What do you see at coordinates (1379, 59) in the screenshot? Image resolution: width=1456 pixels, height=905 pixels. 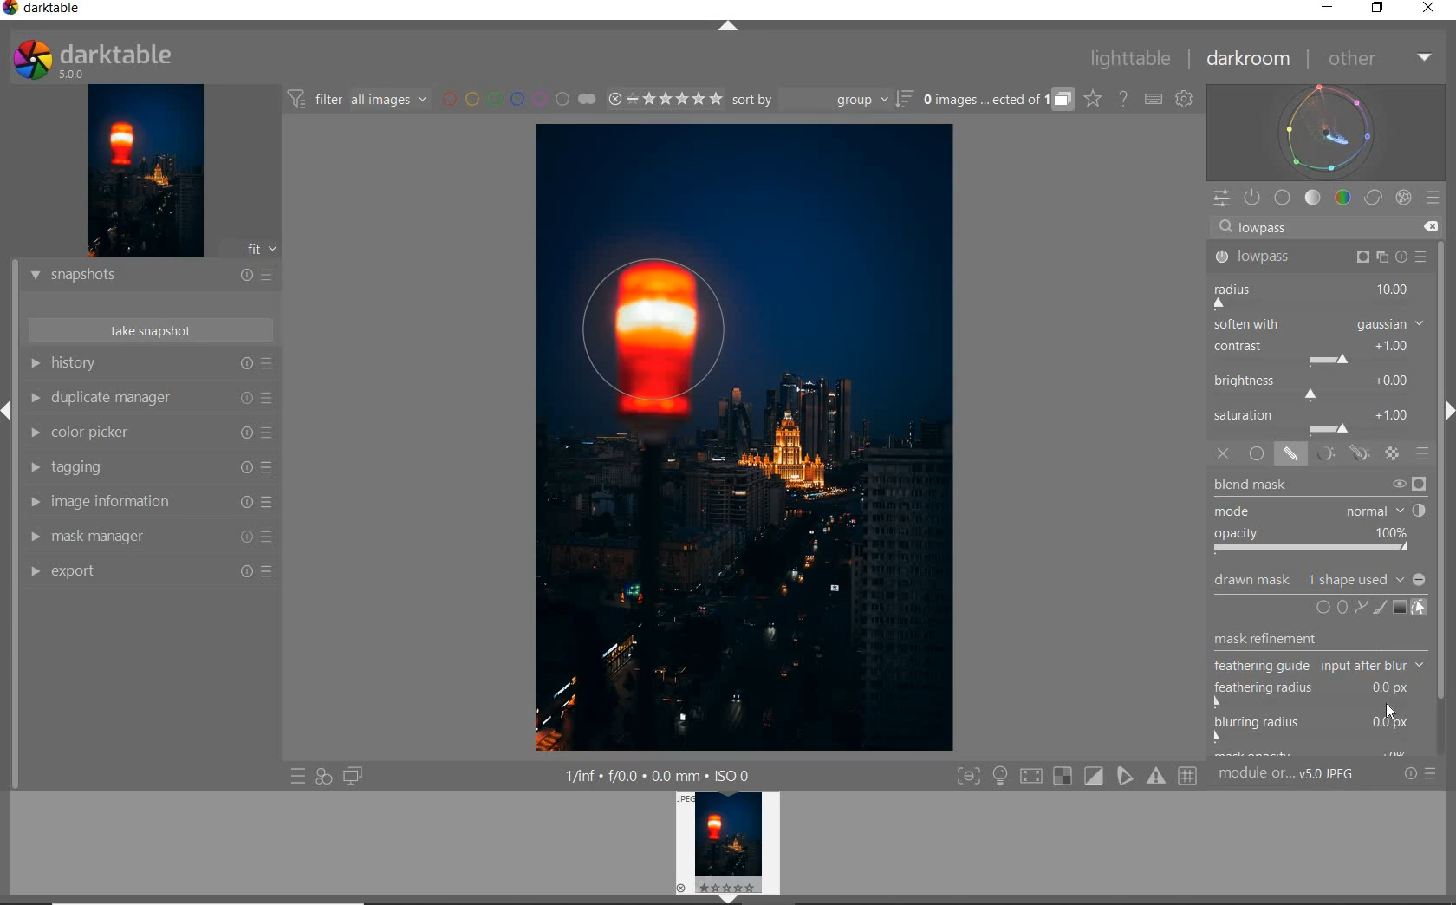 I see `OTHER` at bounding box center [1379, 59].